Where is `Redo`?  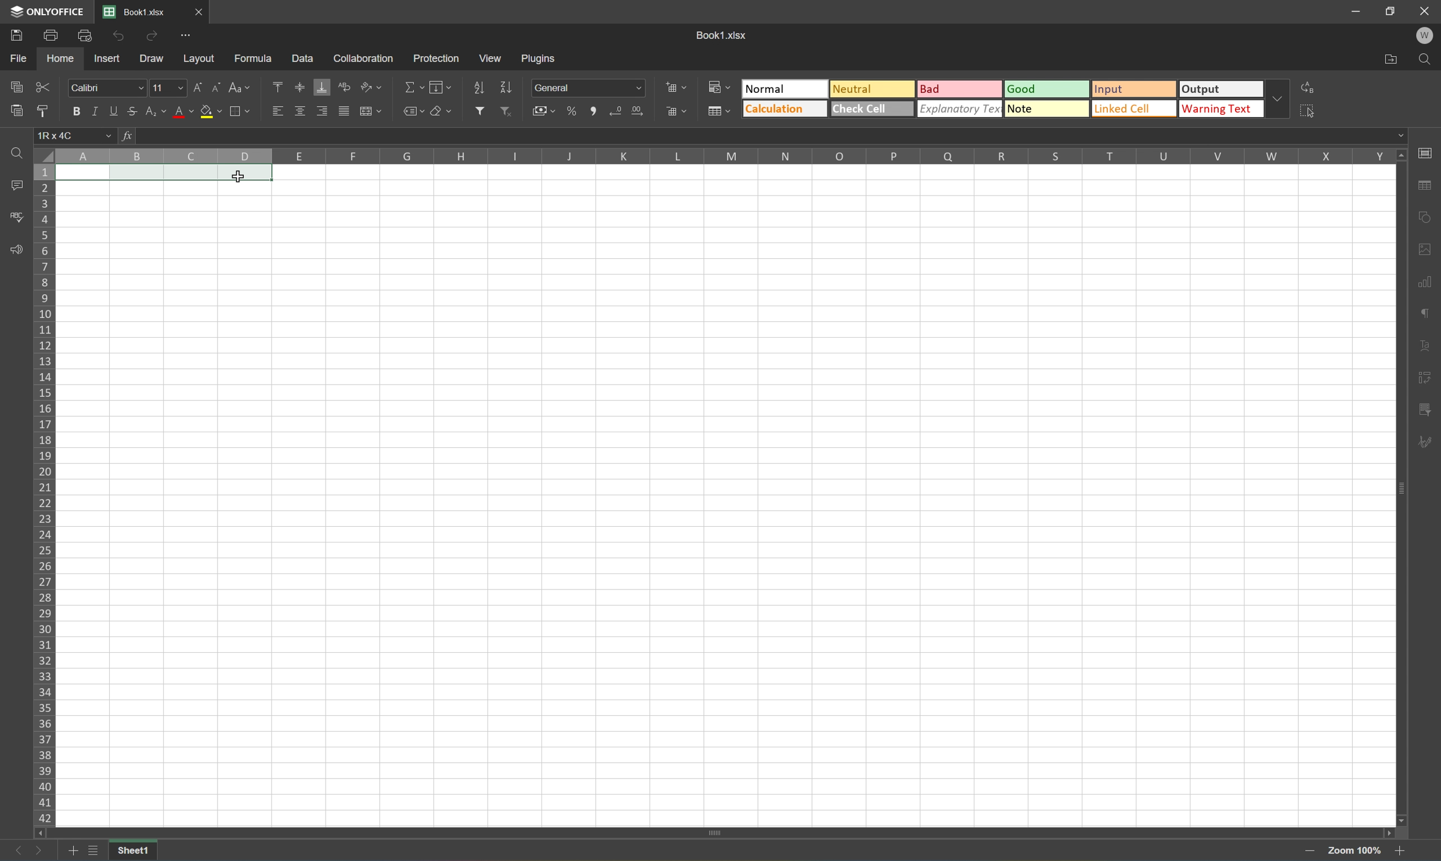 Redo is located at coordinates (153, 38).